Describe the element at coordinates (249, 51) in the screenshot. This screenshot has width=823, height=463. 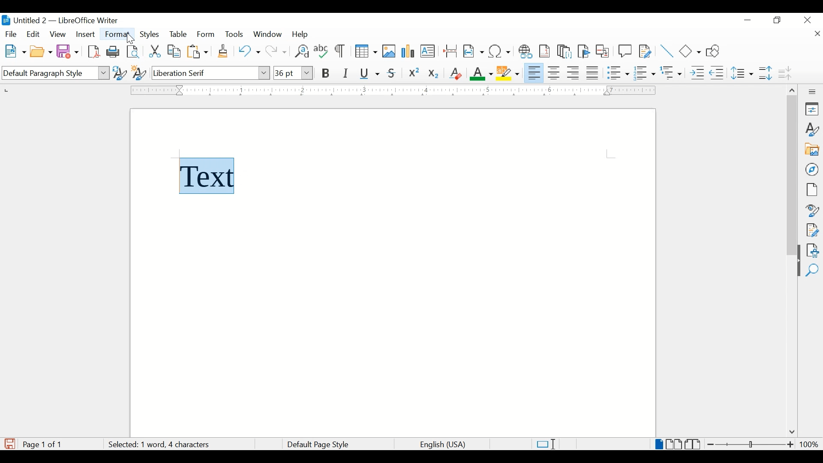
I see `undo` at that location.